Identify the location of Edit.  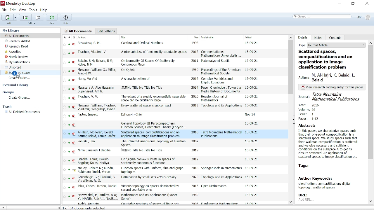
(13, 10).